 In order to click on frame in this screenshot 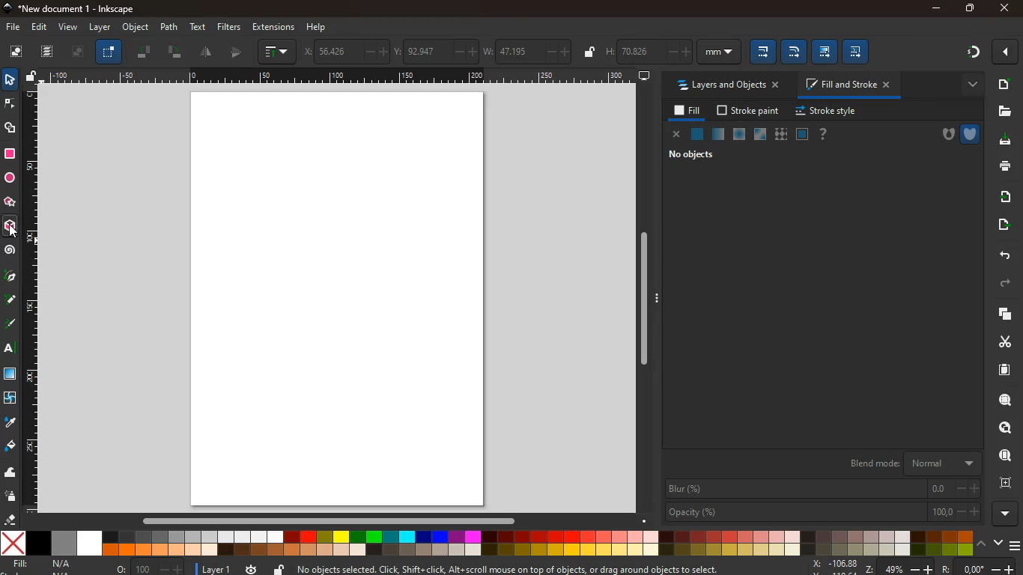, I will do `click(1005, 483)`.